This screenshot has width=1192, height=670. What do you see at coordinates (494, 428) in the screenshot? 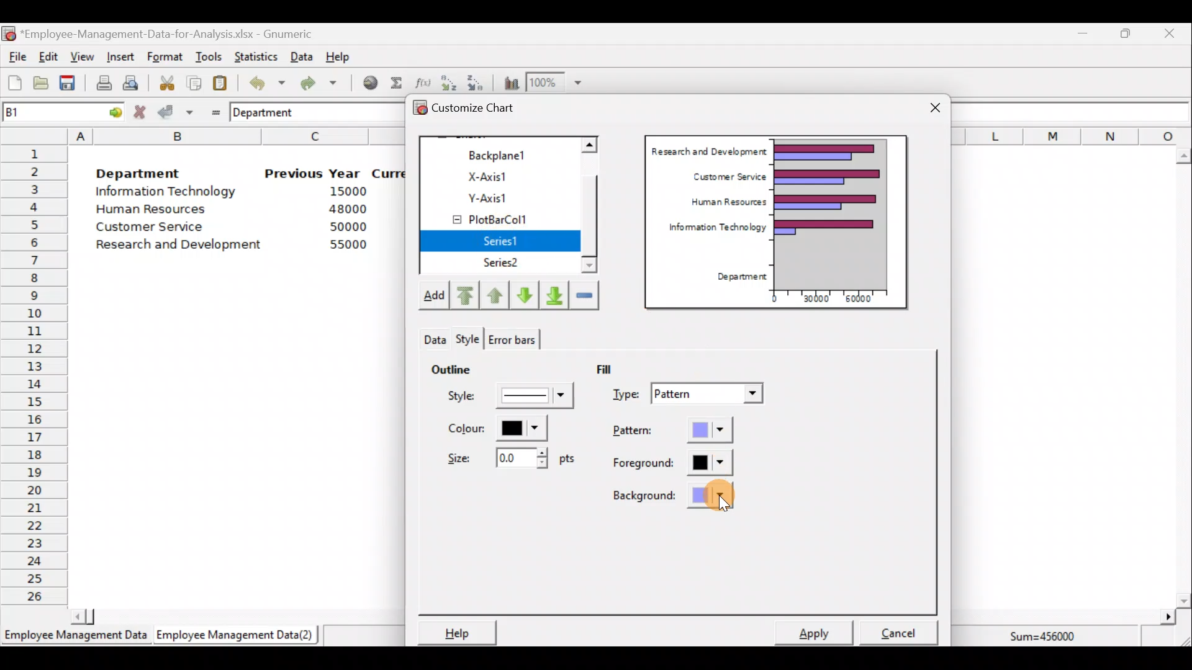
I see `Color` at bounding box center [494, 428].